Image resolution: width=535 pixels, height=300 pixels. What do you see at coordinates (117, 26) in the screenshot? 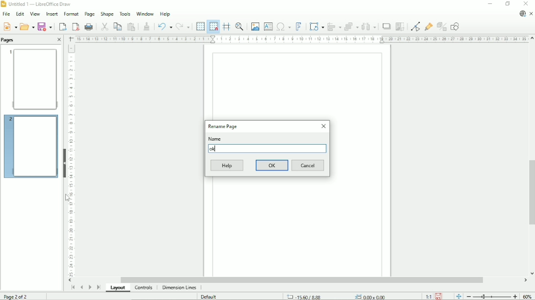
I see `Copy` at bounding box center [117, 26].